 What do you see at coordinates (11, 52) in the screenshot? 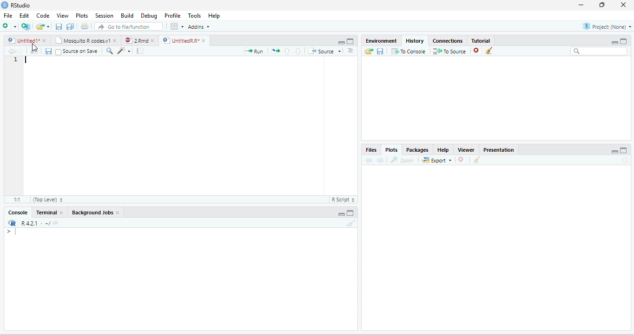
I see `Go back to previous source location` at bounding box center [11, 52].